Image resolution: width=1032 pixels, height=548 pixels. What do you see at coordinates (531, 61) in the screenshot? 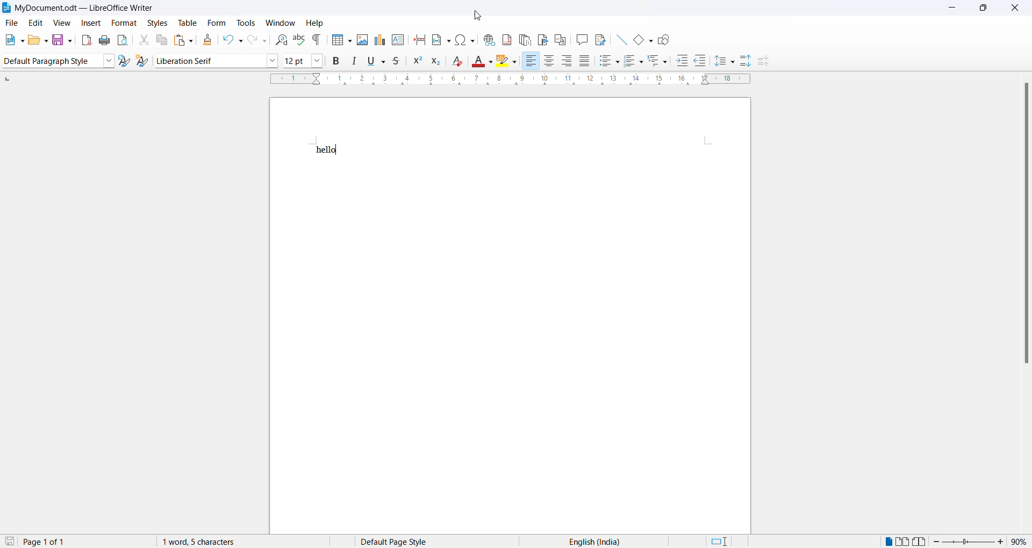
I see `Align Left` at bounding box center [531, 61].